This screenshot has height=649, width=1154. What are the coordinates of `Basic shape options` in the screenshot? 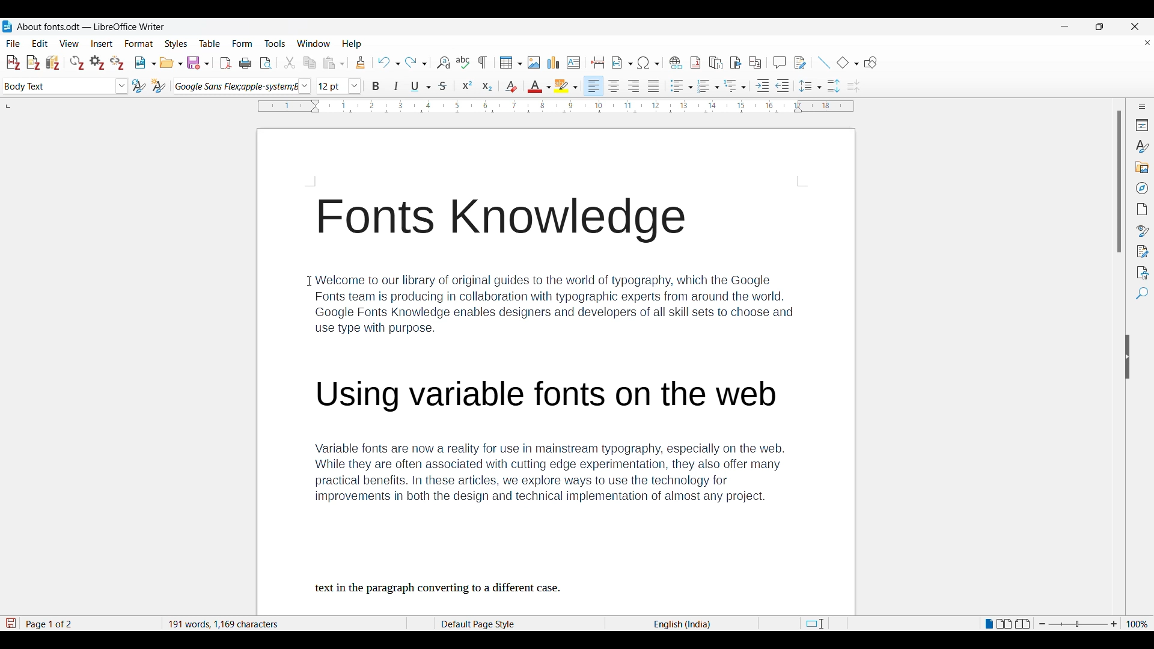 It's located at (847, 62).